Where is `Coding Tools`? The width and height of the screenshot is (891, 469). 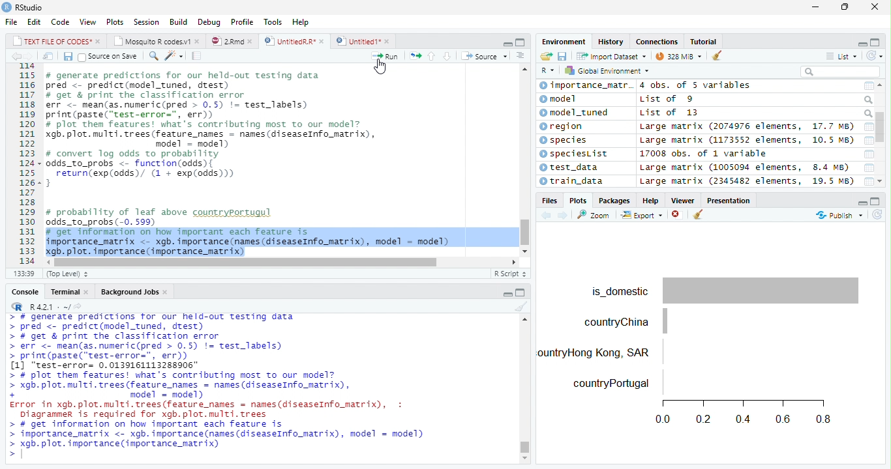
Coding Tools is located at coordinates (174, 55).